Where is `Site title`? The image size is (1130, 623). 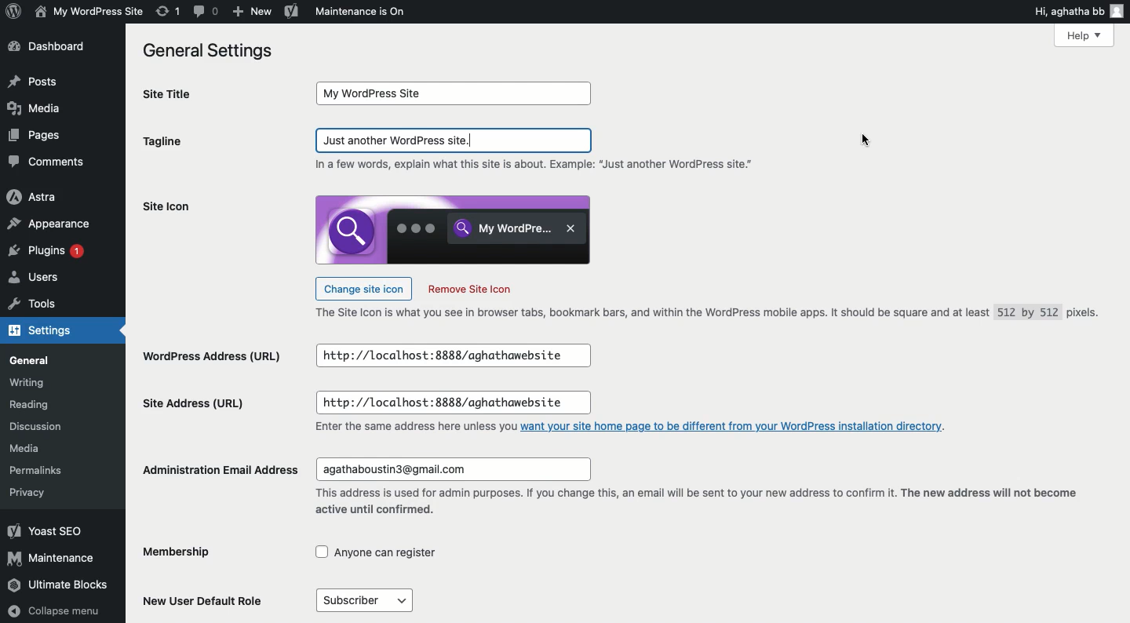
Site title is located at coordinates (185, 94).